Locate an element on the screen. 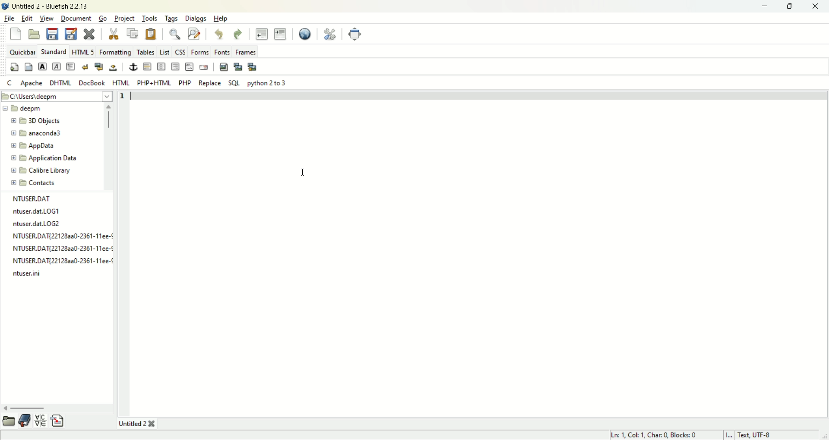 This screenshot has width=829, height=440. frames is located at coordinates (246, 51).